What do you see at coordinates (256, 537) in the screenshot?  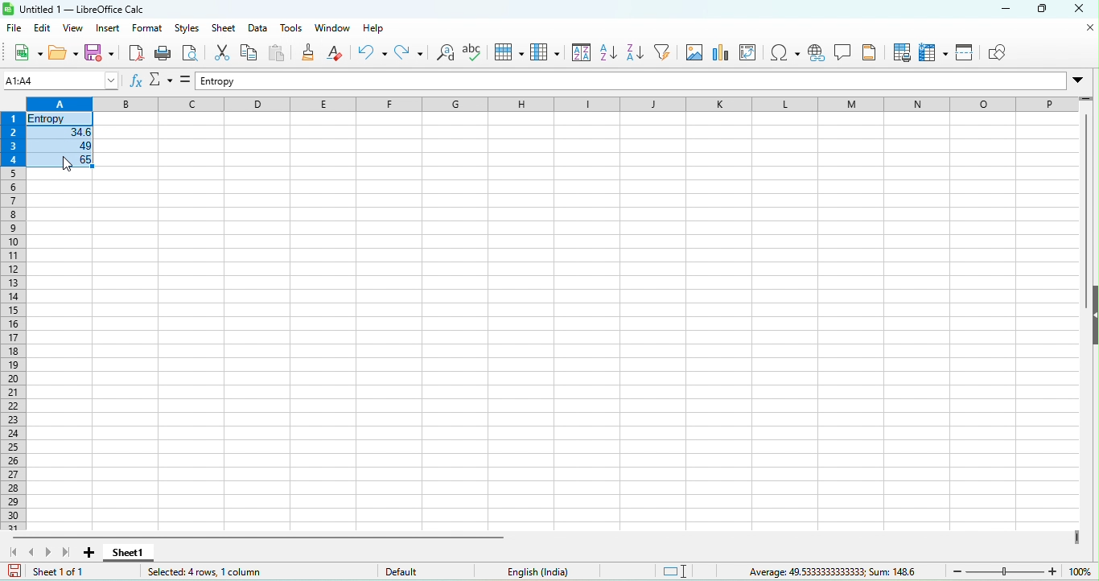 I see `horizontal scroll bar` at bounding box center [256, 537].